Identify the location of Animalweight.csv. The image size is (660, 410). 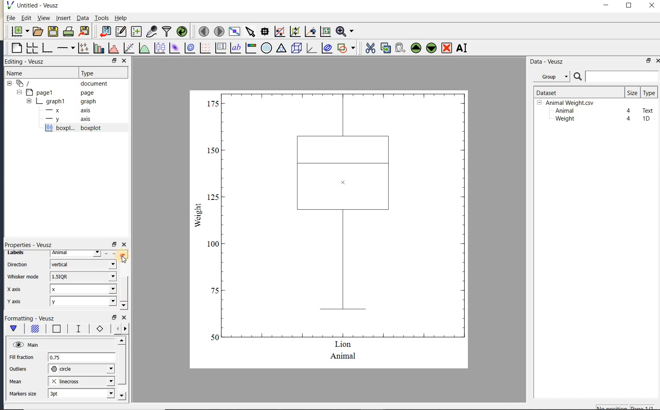
(567, 103).